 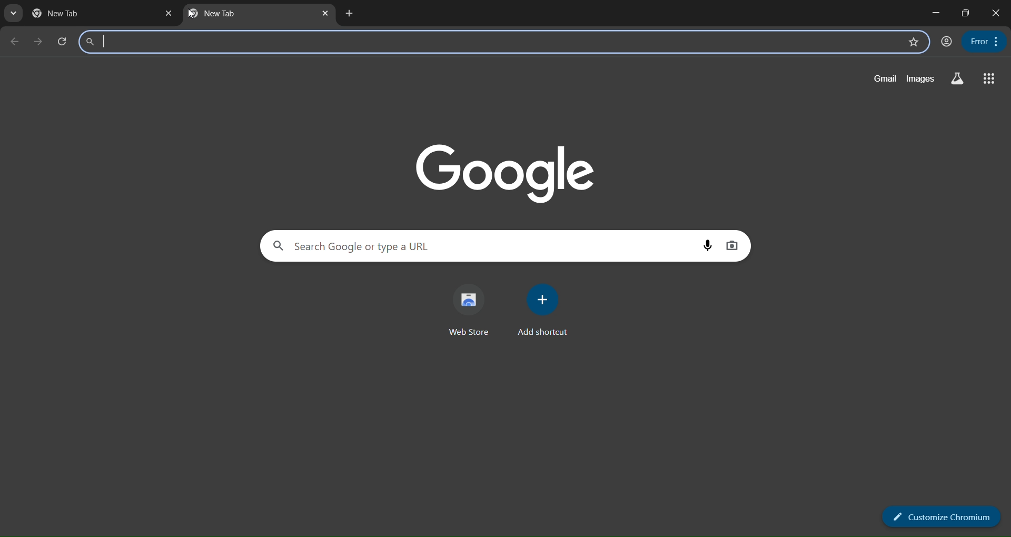 What do you see at coordinates (908, 43) in the screenshot?
I see `bookmark` at bounding box center [908, 43].